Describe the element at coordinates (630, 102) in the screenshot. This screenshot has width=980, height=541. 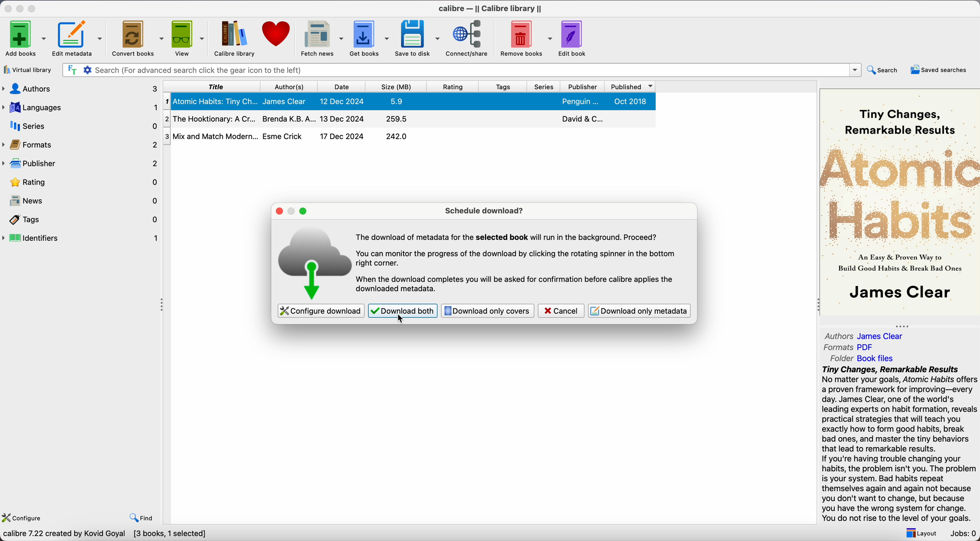
I see `Oct 2018` at that location.